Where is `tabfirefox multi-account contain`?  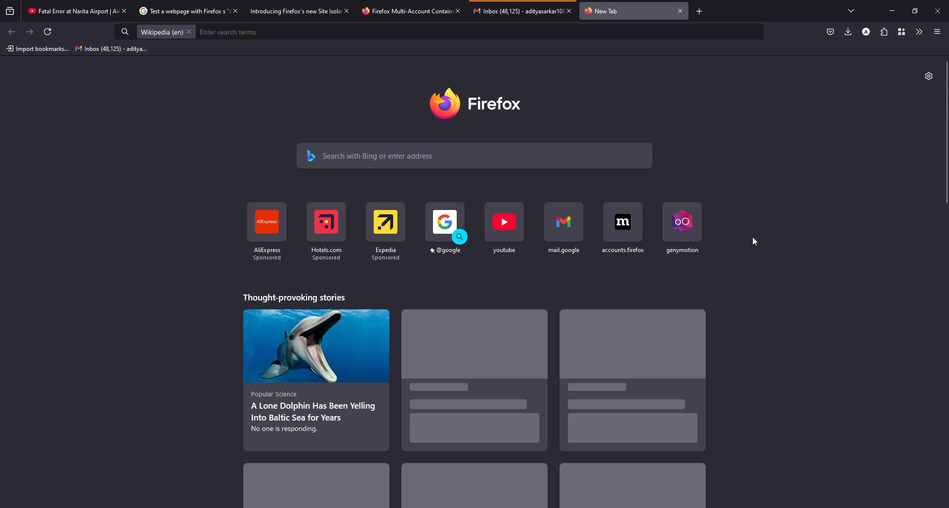
tabfirefox multi-account contain is located at coordinates (403, 11).